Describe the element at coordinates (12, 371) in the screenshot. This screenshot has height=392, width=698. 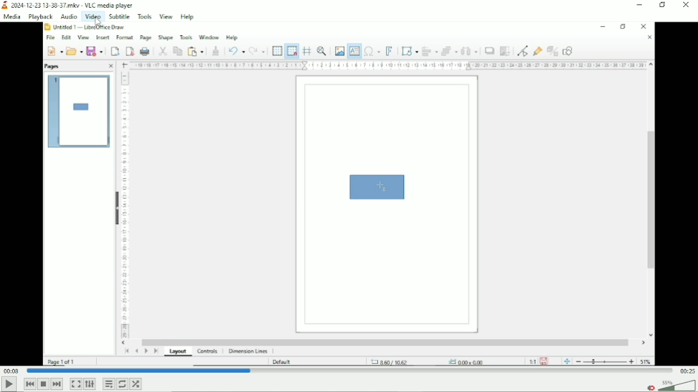
I see `Elapsed time` at that location.